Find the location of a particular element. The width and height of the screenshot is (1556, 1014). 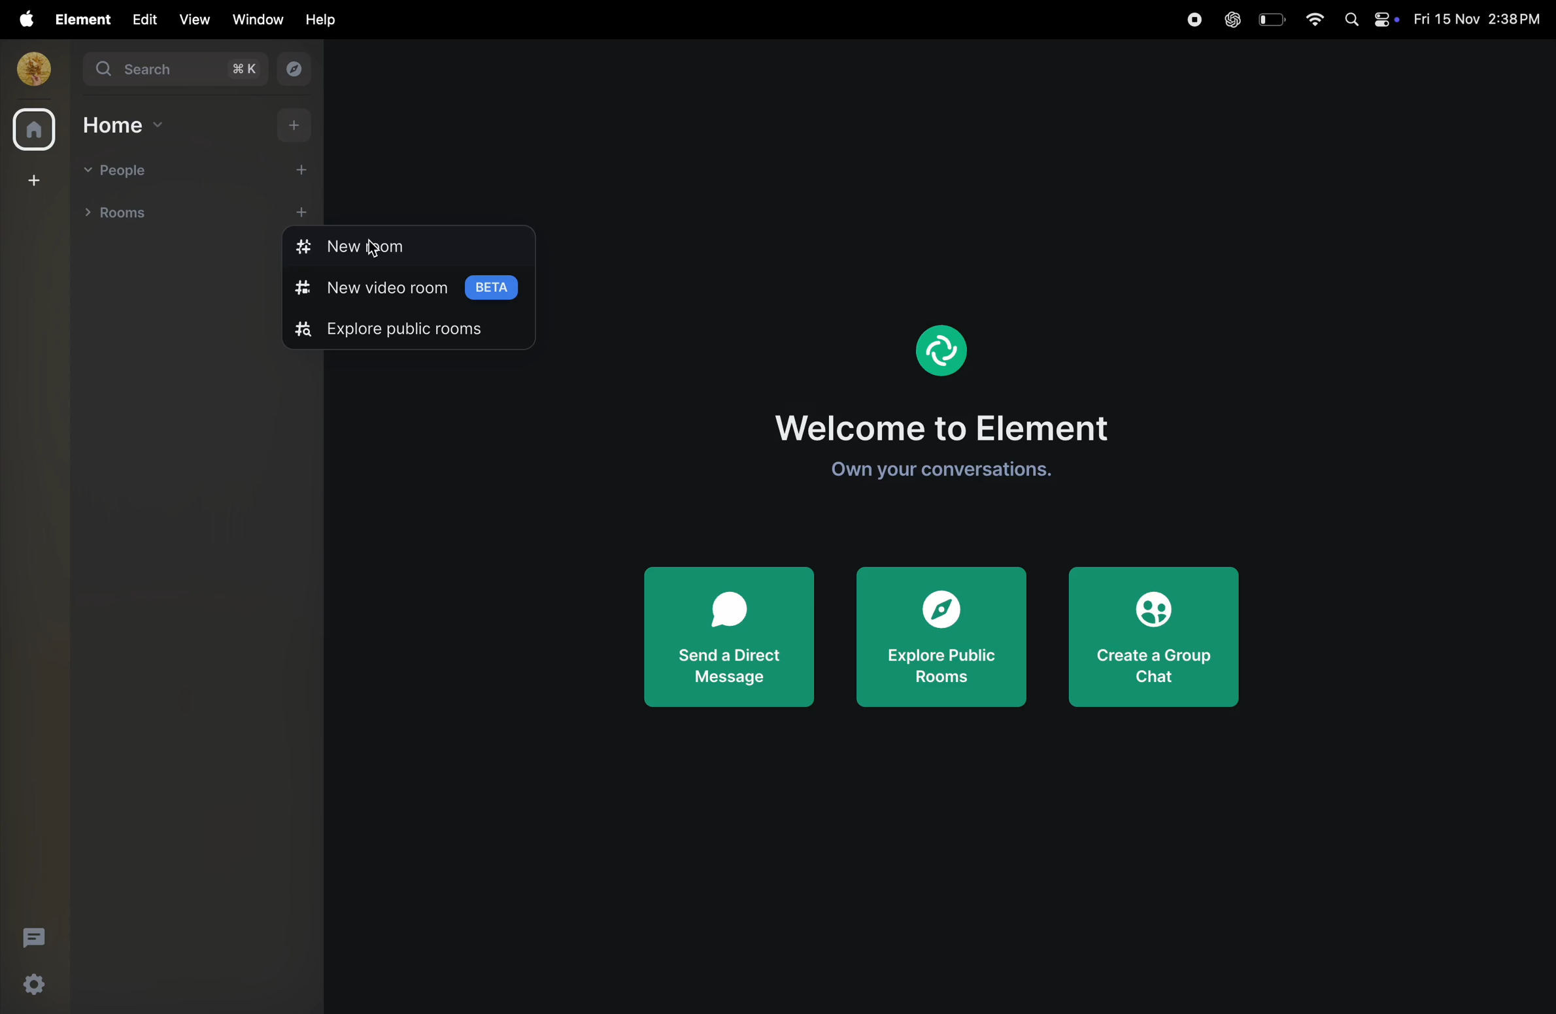

new room is located at coordinates (378, 248).